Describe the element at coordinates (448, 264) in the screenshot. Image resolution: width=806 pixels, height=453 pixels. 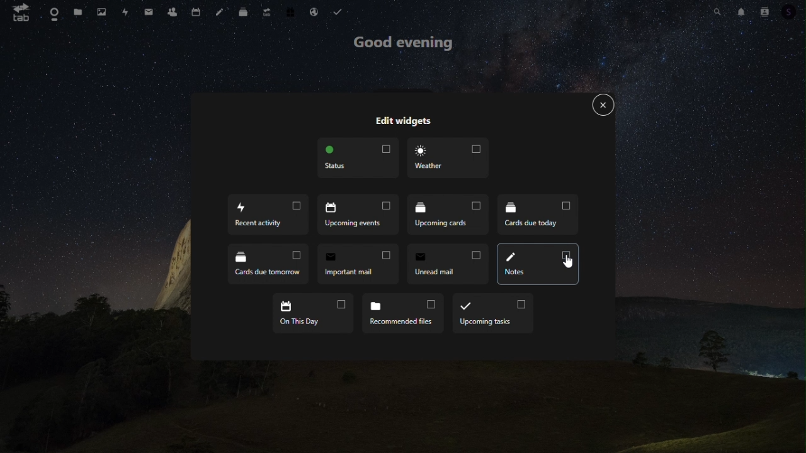
I see `unread email ` at that location.